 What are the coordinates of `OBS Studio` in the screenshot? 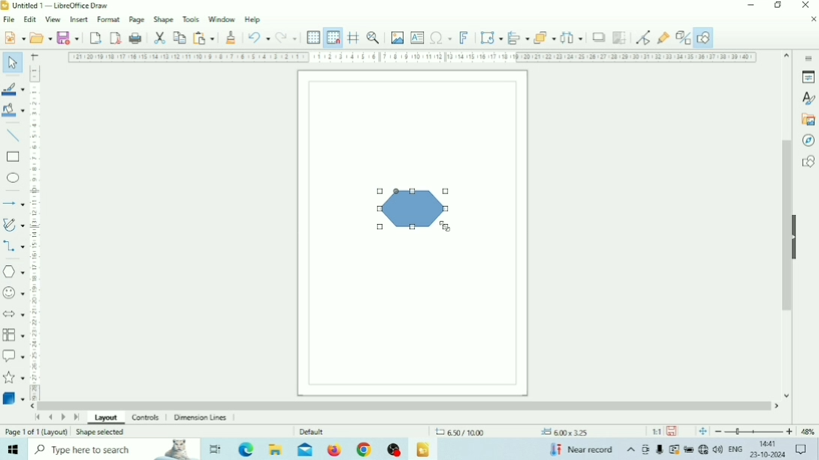 It's located at (394, 450).